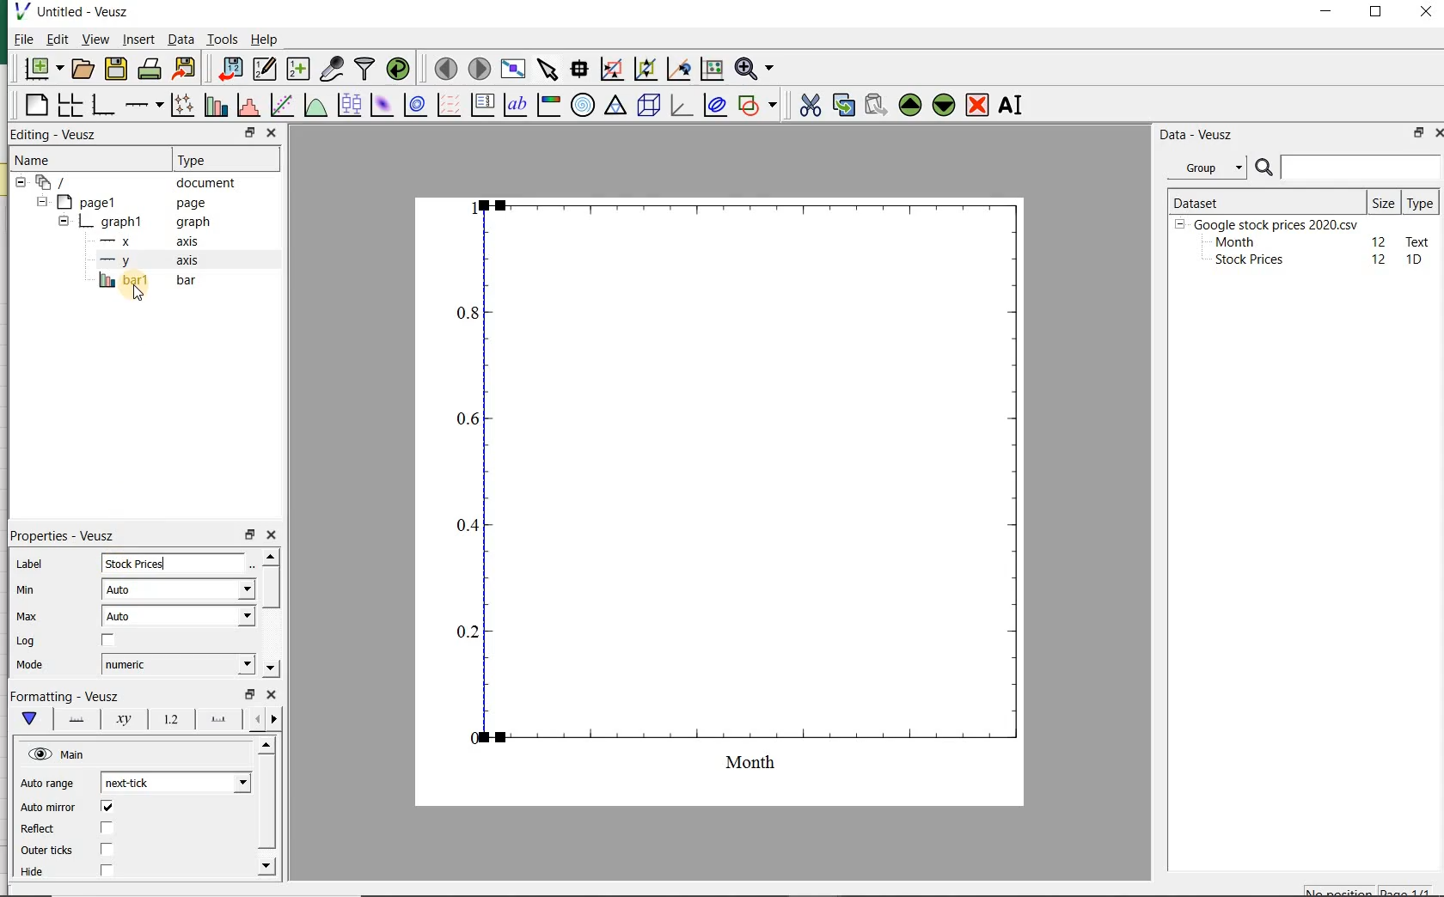 This screenshot has height=897, width=1444. What do you see at coordinates (280, 106) in the screenshot?
I see `fit a function to data` at bounding box center [280, 106].